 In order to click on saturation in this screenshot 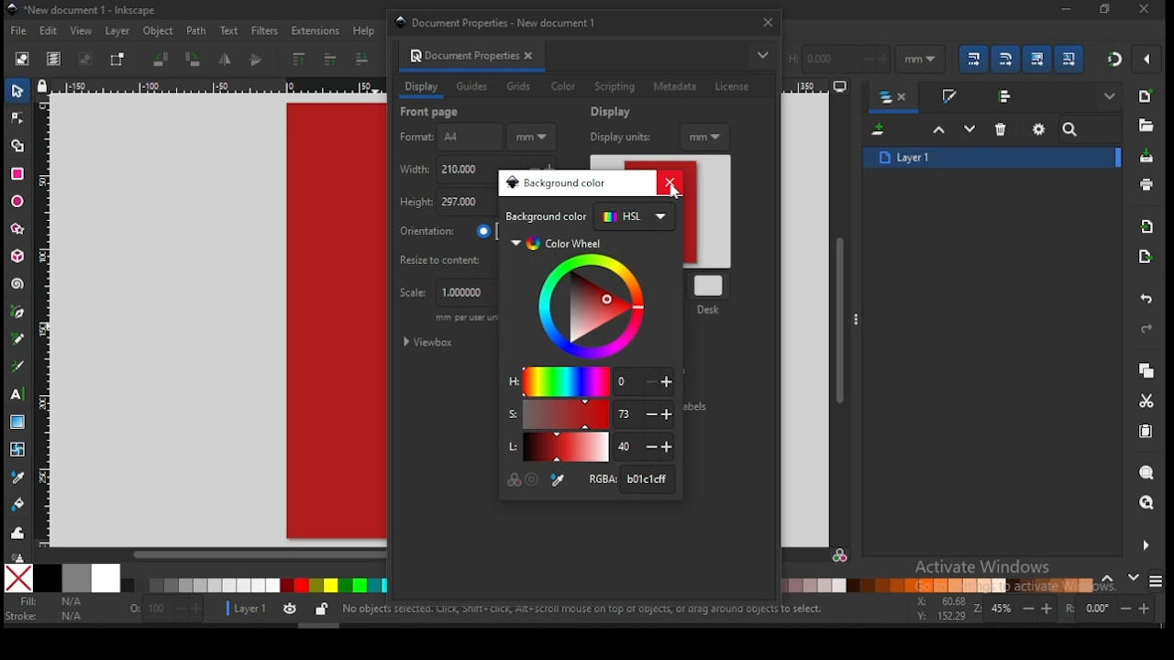, I will do `click(588, 414)`.